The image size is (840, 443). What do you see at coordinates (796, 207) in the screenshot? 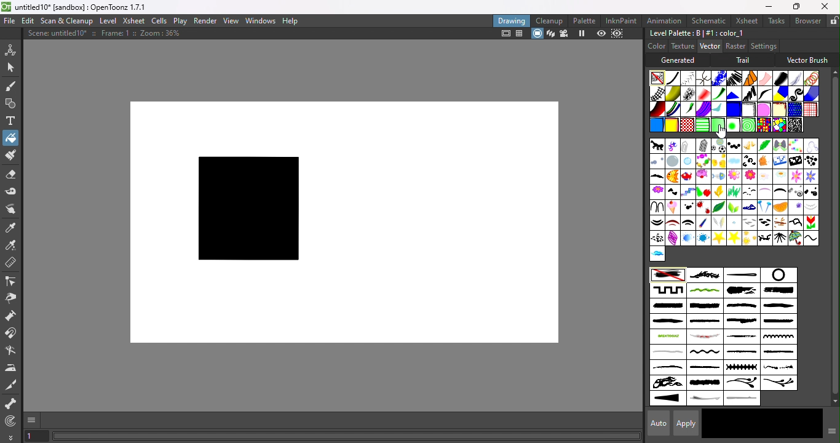
I see `Pansee` at bounding box center [796, 207].